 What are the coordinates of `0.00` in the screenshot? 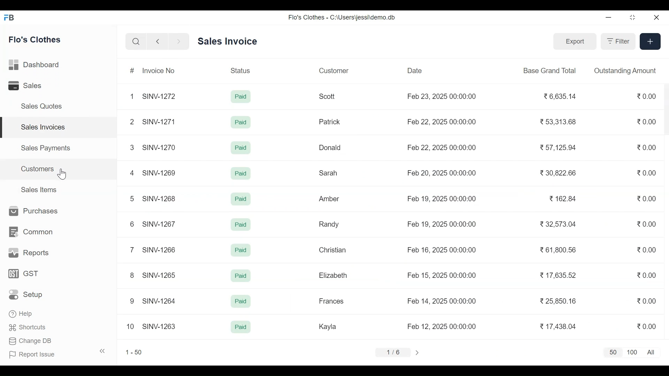 It's located at (646, 199).